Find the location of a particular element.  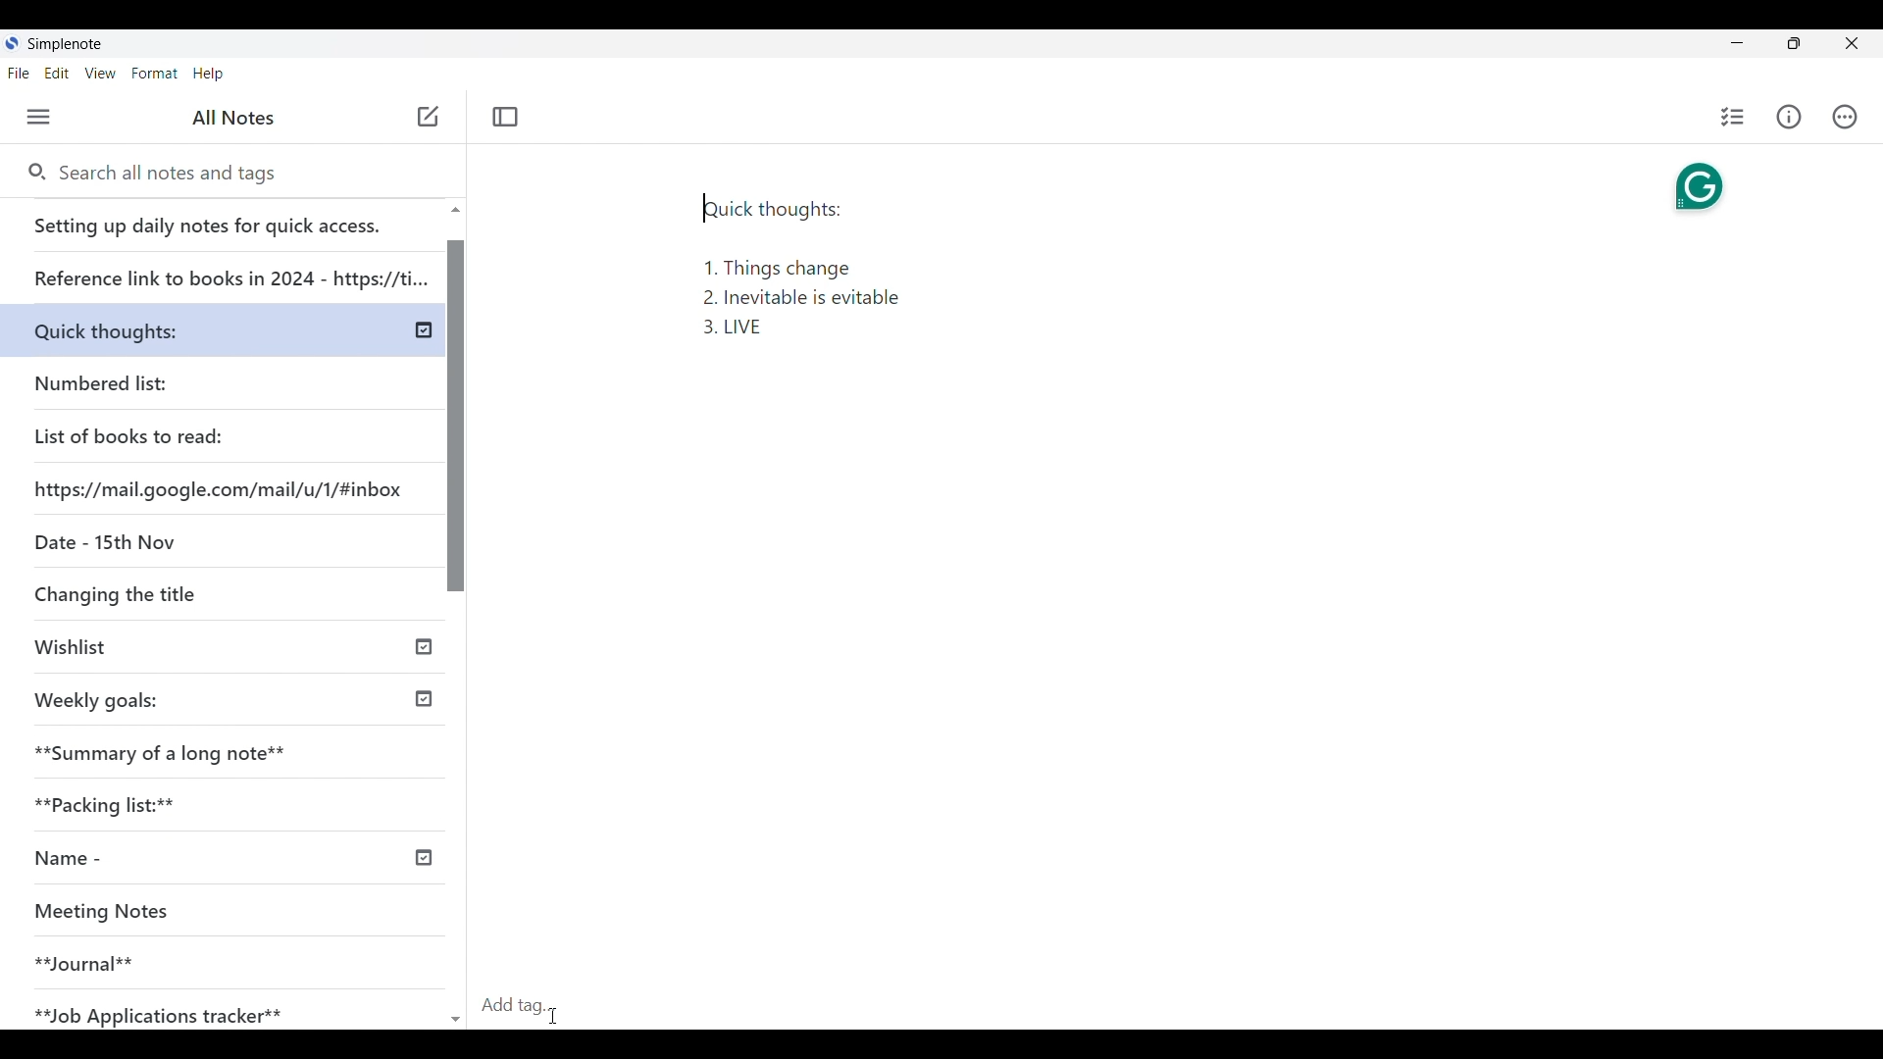

toggle screen size is located at coordinates (1794, 43).